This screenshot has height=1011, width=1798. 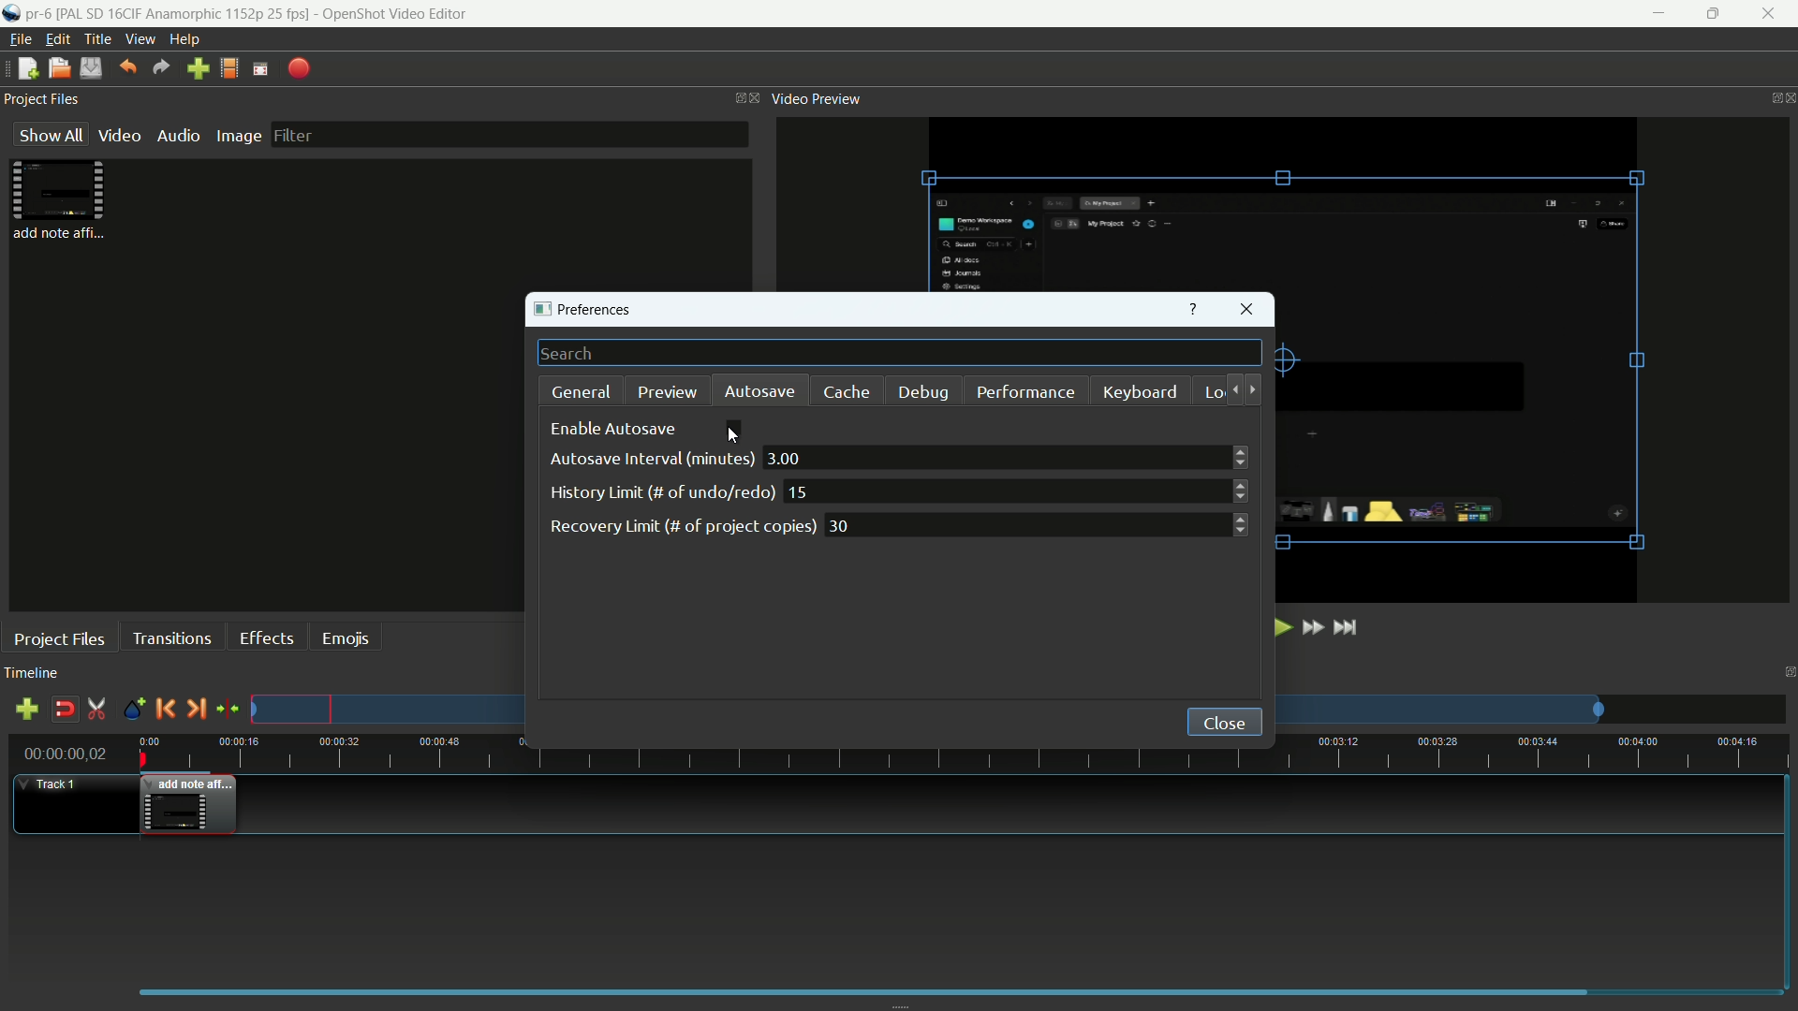 What do you see at coordinates (97, 40) in the screenshot?
I see `title menu` at bounding box center [97, 40].